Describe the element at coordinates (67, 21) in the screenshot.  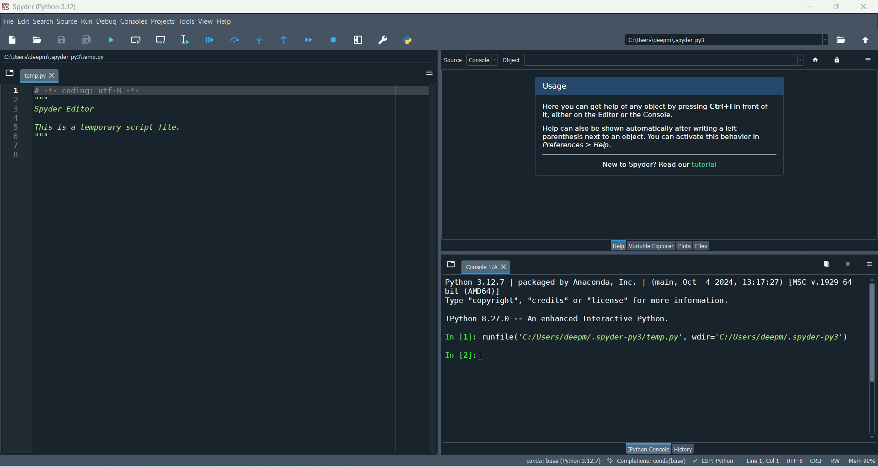
I see `source` at that location.